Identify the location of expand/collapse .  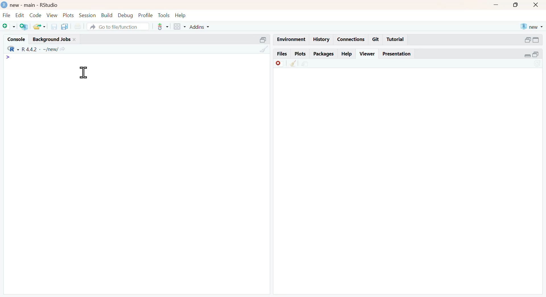
(536, 40).